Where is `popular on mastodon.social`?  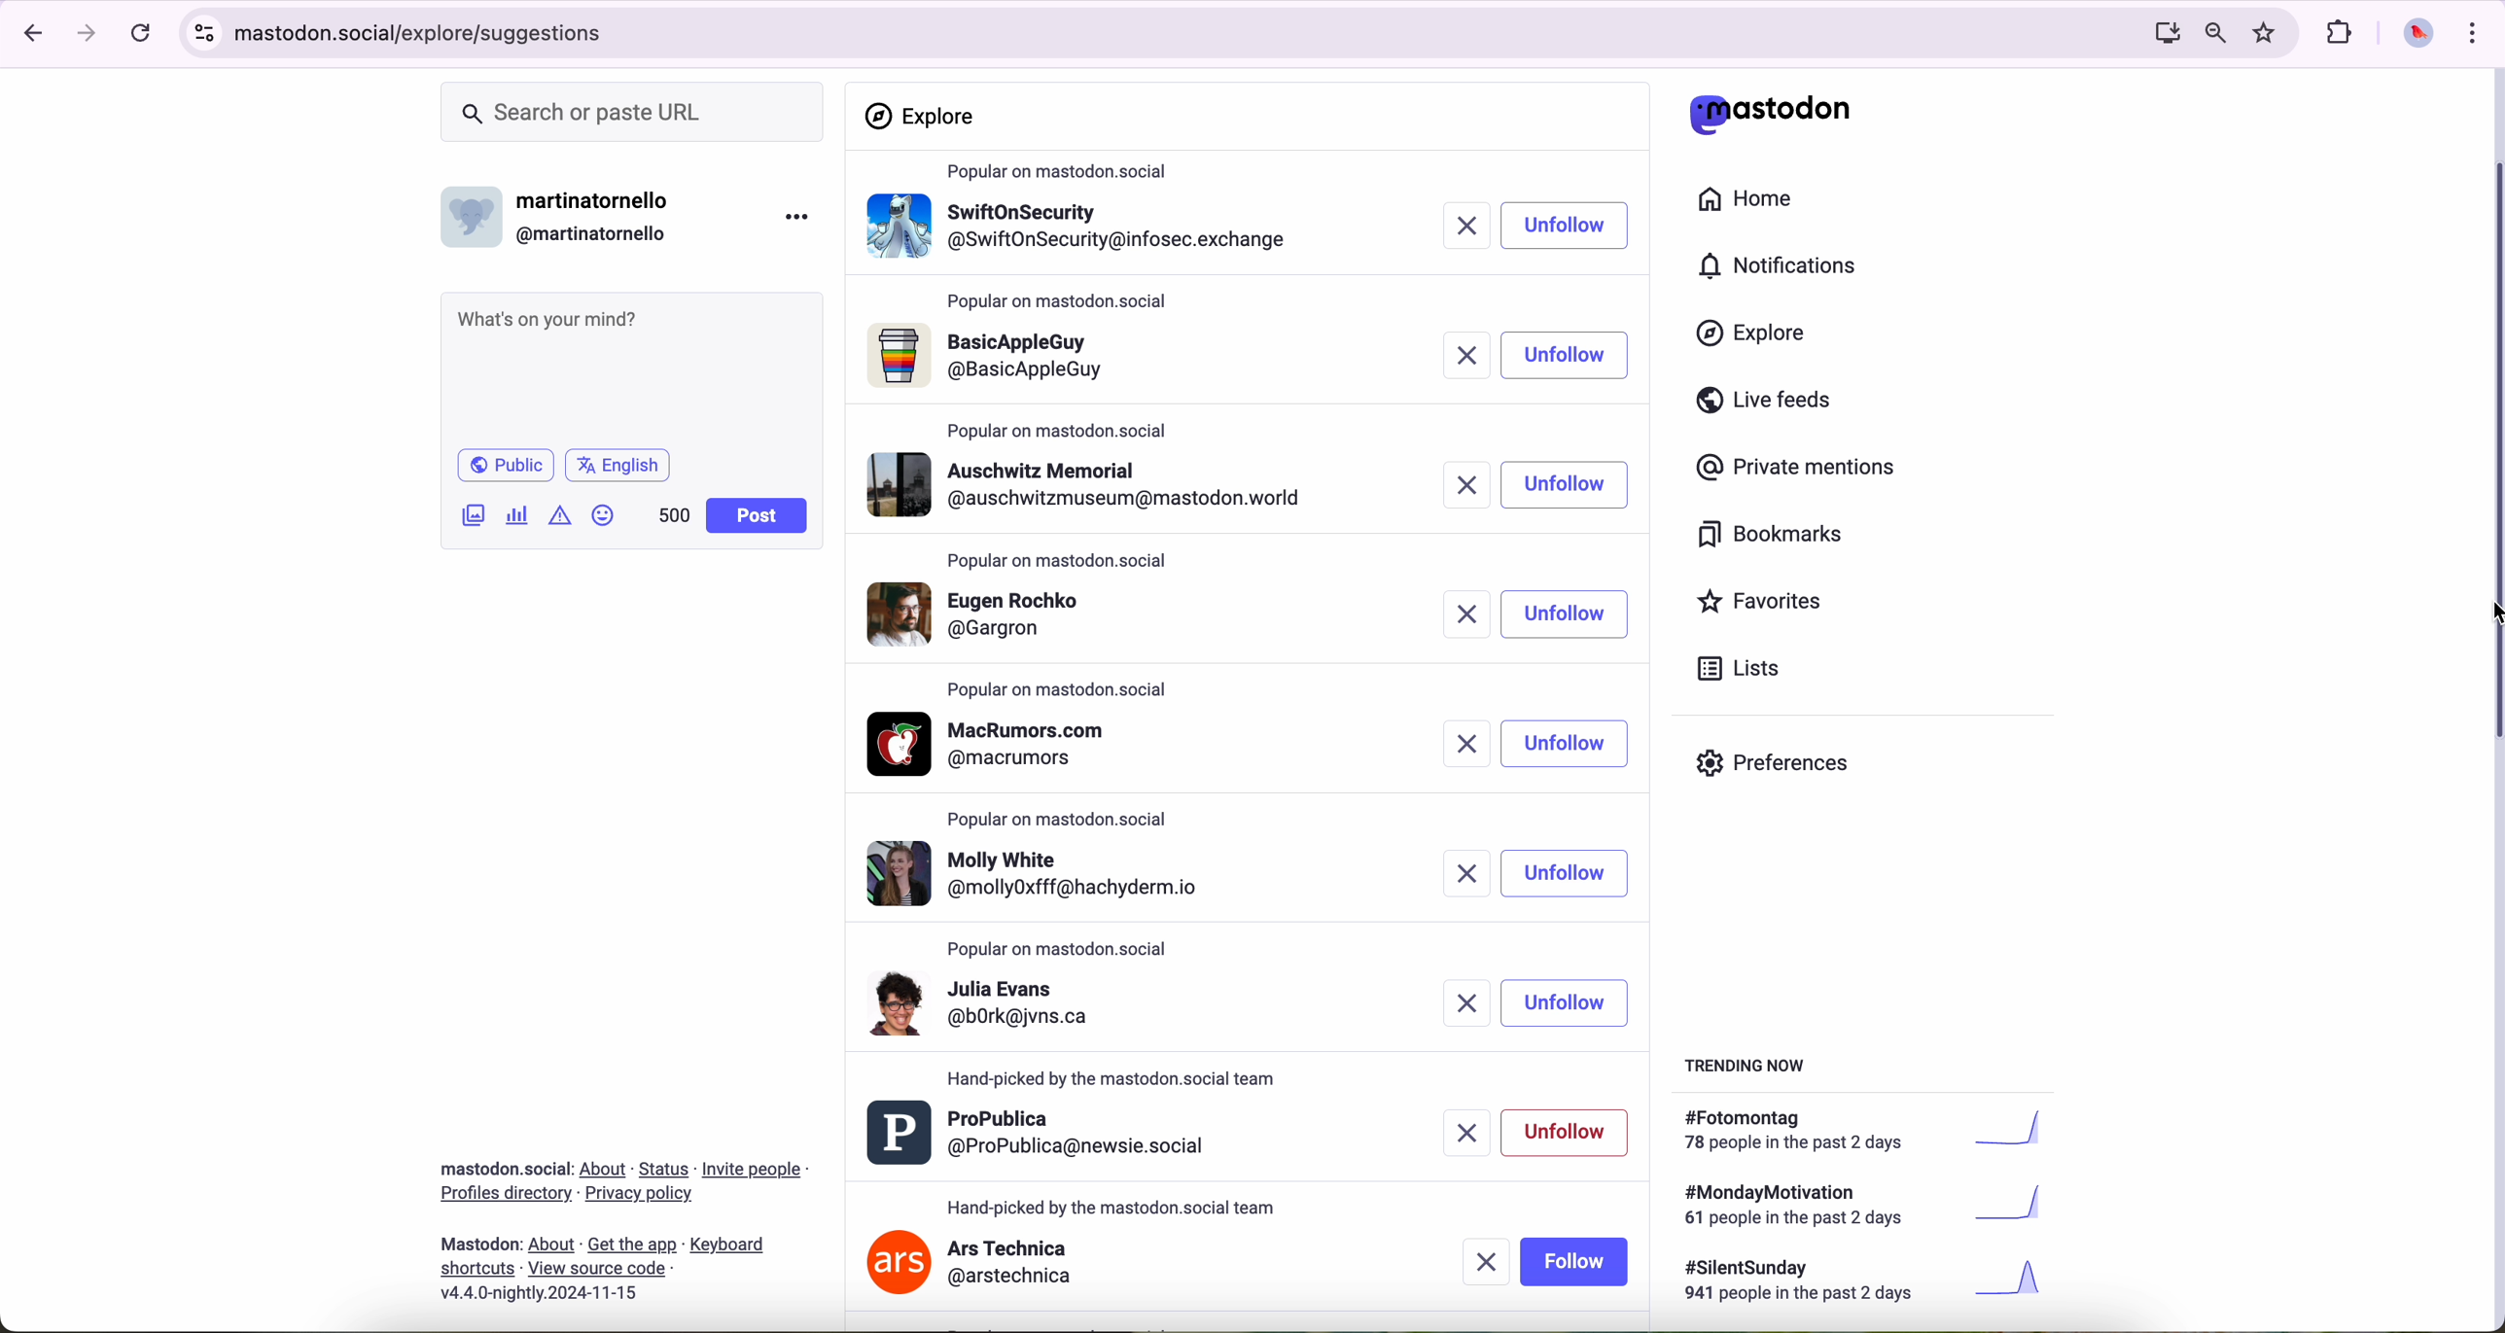
popular on mastodon.social is located at coordinates (1066, 823).